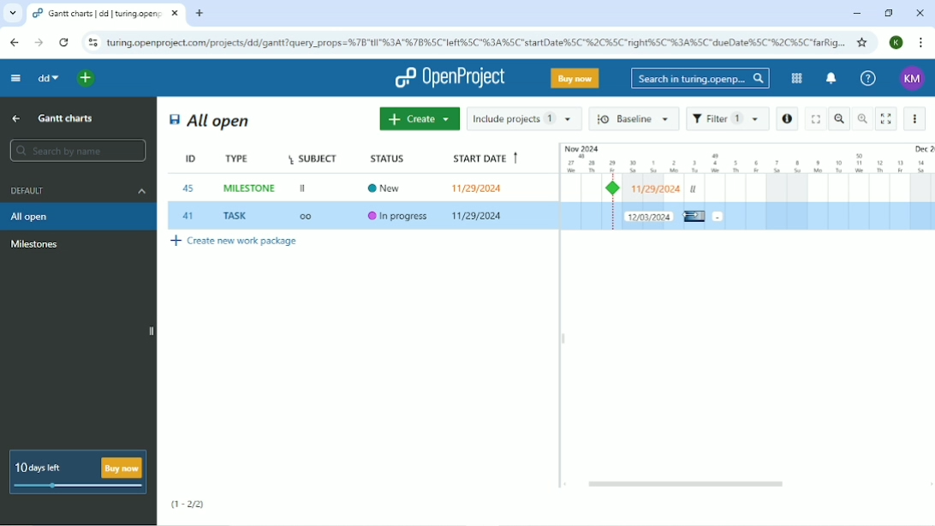  I want to click on Site, so click(477, 42).